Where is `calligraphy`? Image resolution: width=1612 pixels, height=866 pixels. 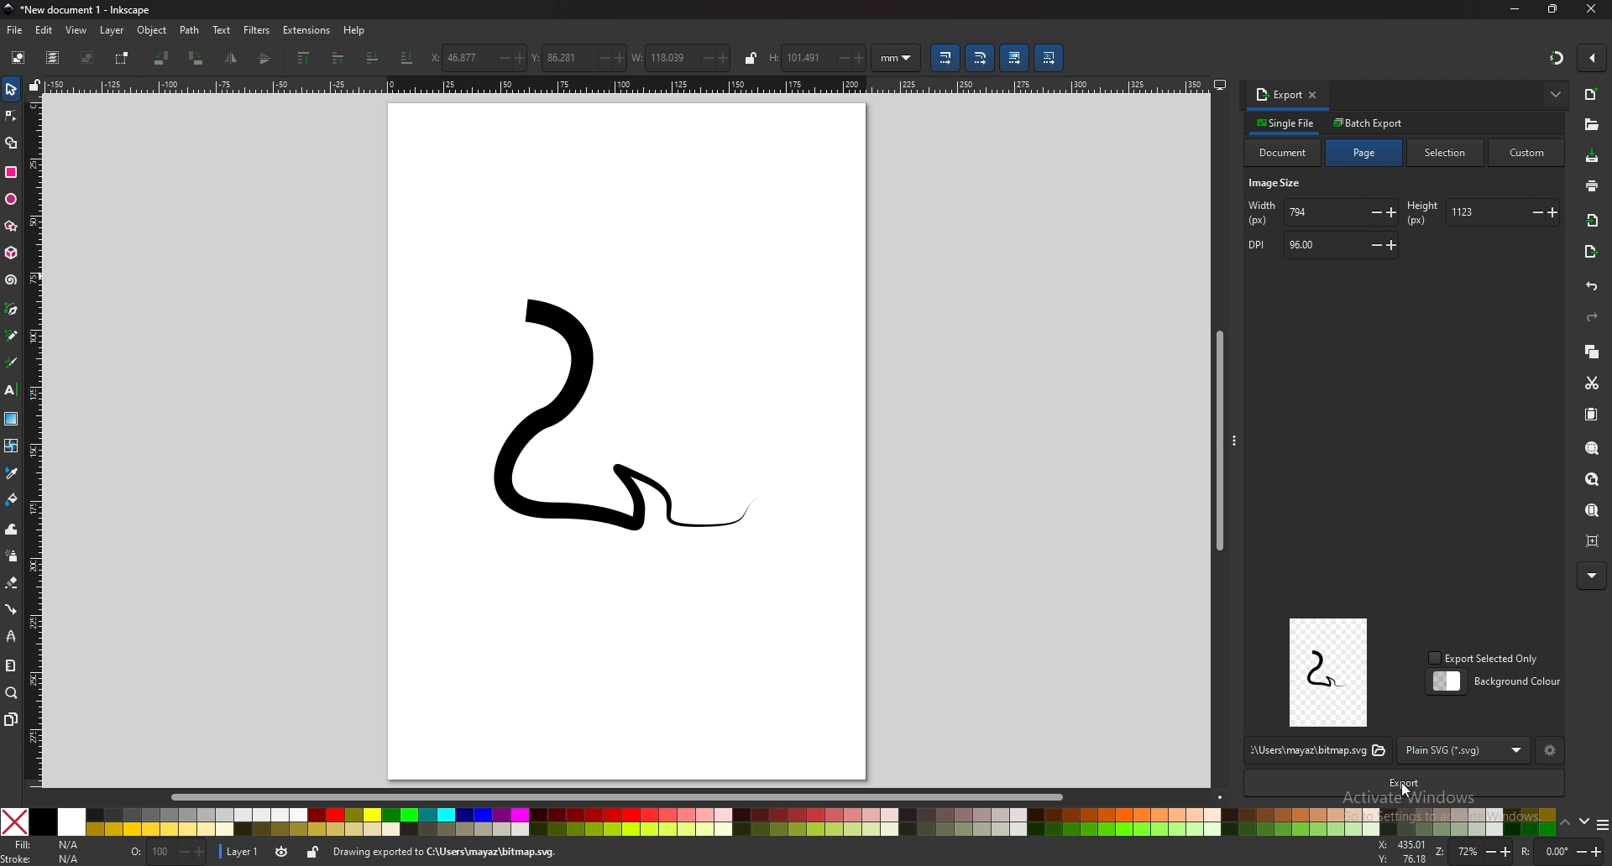 calligraphy is located at coordinates (12, 362).